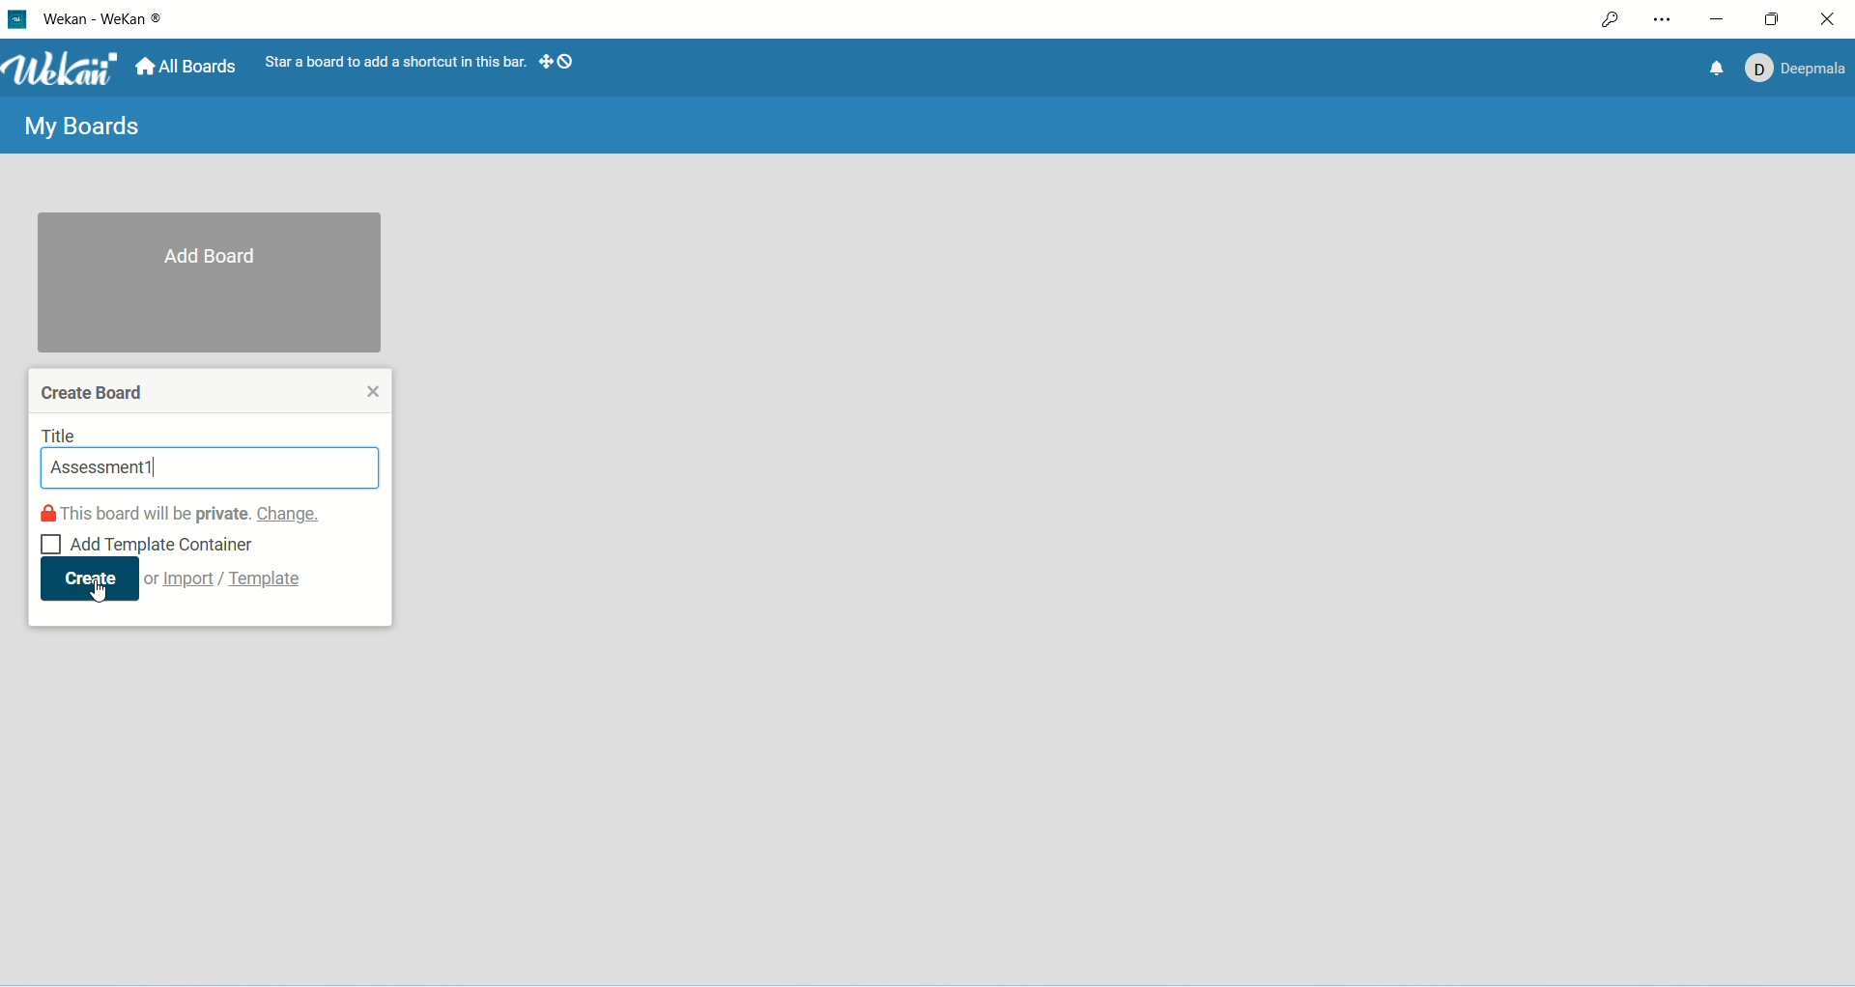 Image resolution: width=1855 pixels, height=987 pixels. Describe the element at coordinates (568, 62) in the screenshot. I see `show-desktop-drag-handles` at that location.